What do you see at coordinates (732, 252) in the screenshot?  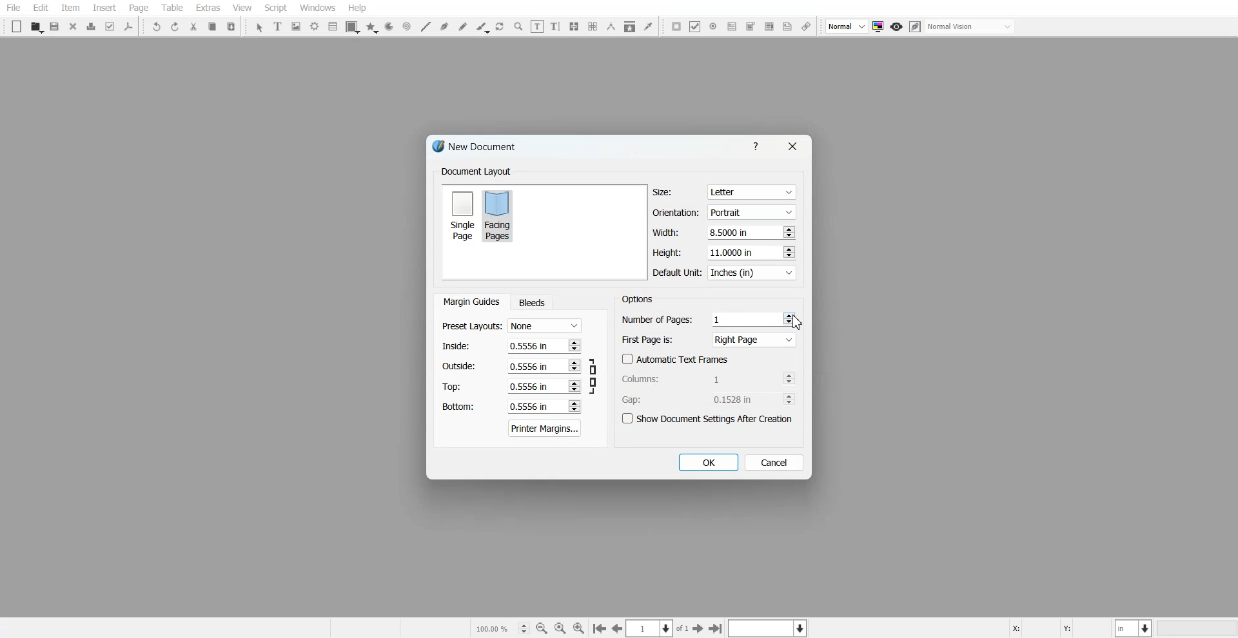 I see `11.0000 in` at bounding box center [732, 252].